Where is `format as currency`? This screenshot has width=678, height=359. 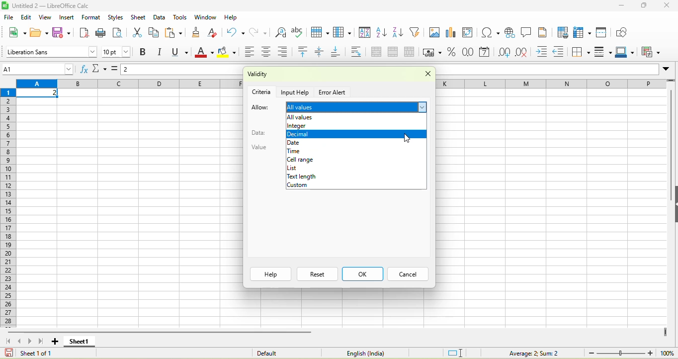 format as currency is located at coordinates (433, 52).